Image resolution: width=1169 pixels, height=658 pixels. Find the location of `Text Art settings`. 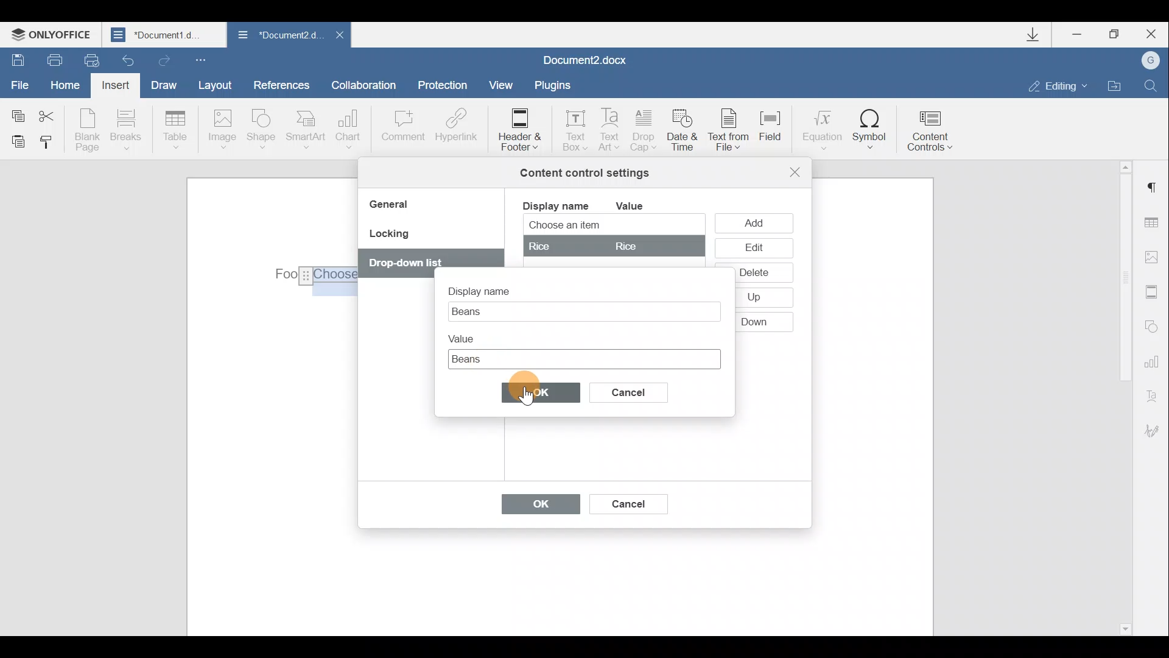

Text Art settings is located at coordinates (1156, 394).